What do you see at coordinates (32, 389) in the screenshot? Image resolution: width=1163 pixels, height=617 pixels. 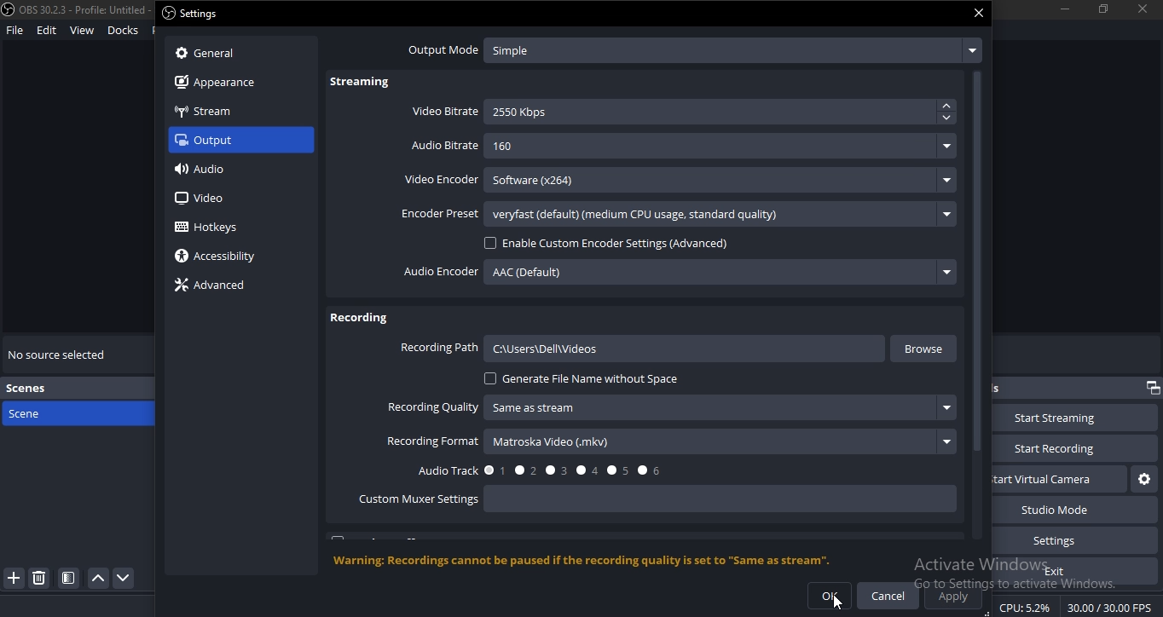 I see `scenes` at bounding box center [32, 389].